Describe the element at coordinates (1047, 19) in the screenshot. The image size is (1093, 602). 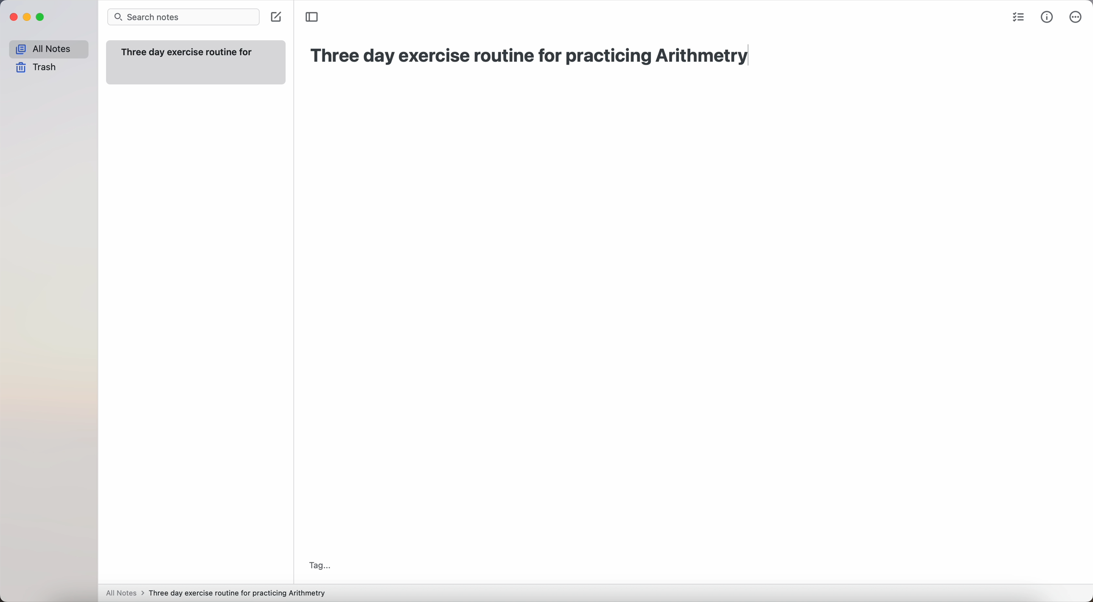
I see `metrics` at that location.